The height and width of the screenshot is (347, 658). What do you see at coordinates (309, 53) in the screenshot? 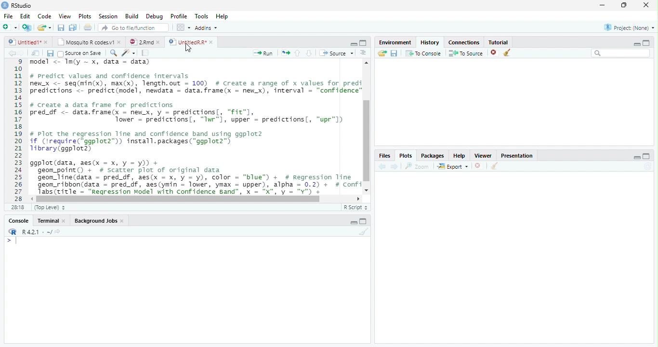
I see `Go to the next section/chunk` at bounding box center [309, 53].